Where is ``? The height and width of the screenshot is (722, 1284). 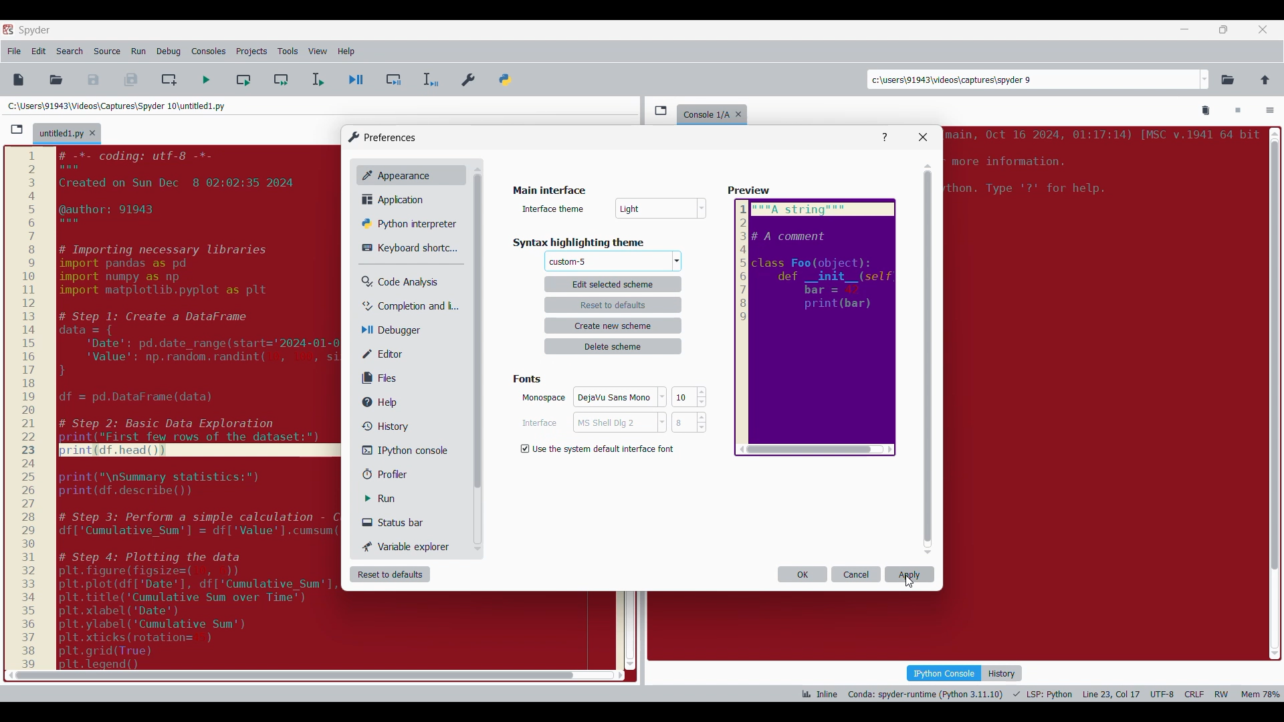
 is located at coordinates (476, 335).